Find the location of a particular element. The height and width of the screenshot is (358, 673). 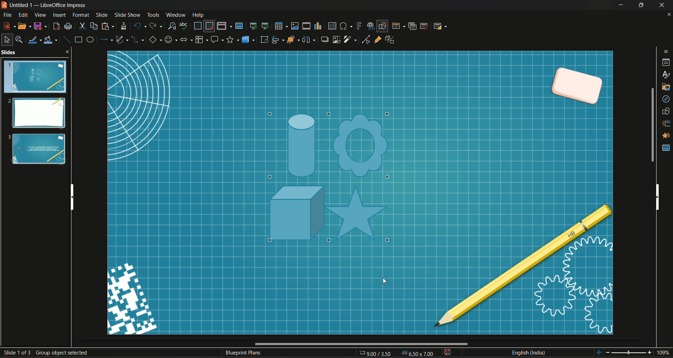

fill color is located at coordinates (51, 41).